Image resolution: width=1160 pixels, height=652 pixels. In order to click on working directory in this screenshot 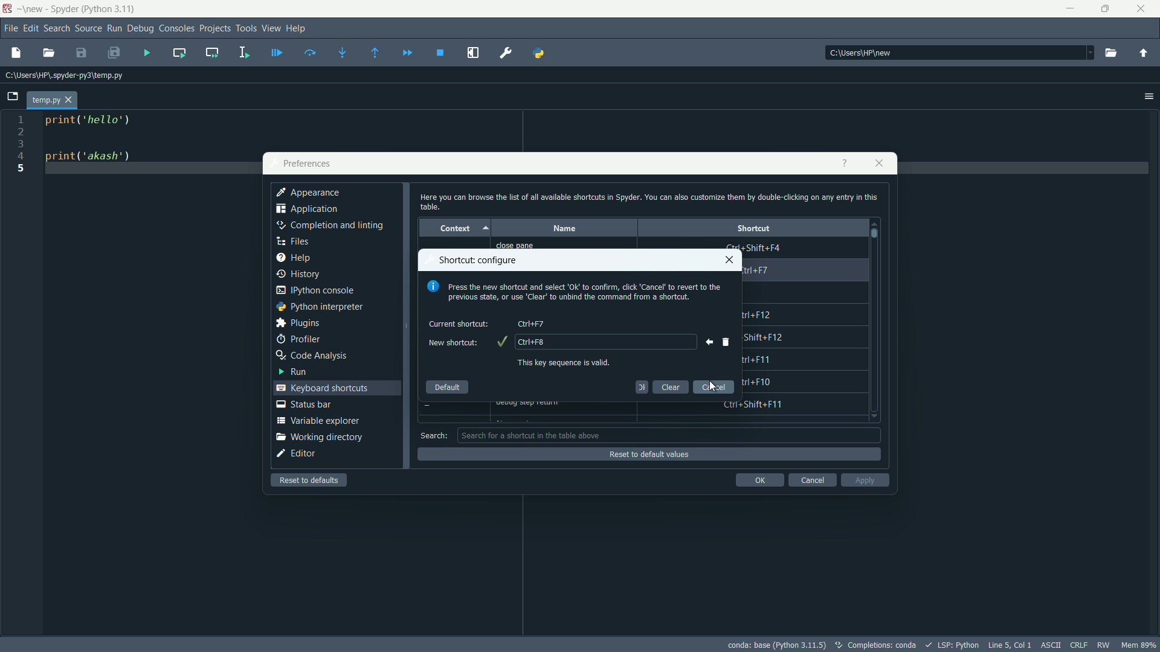, I will do `click(318, 437)`.